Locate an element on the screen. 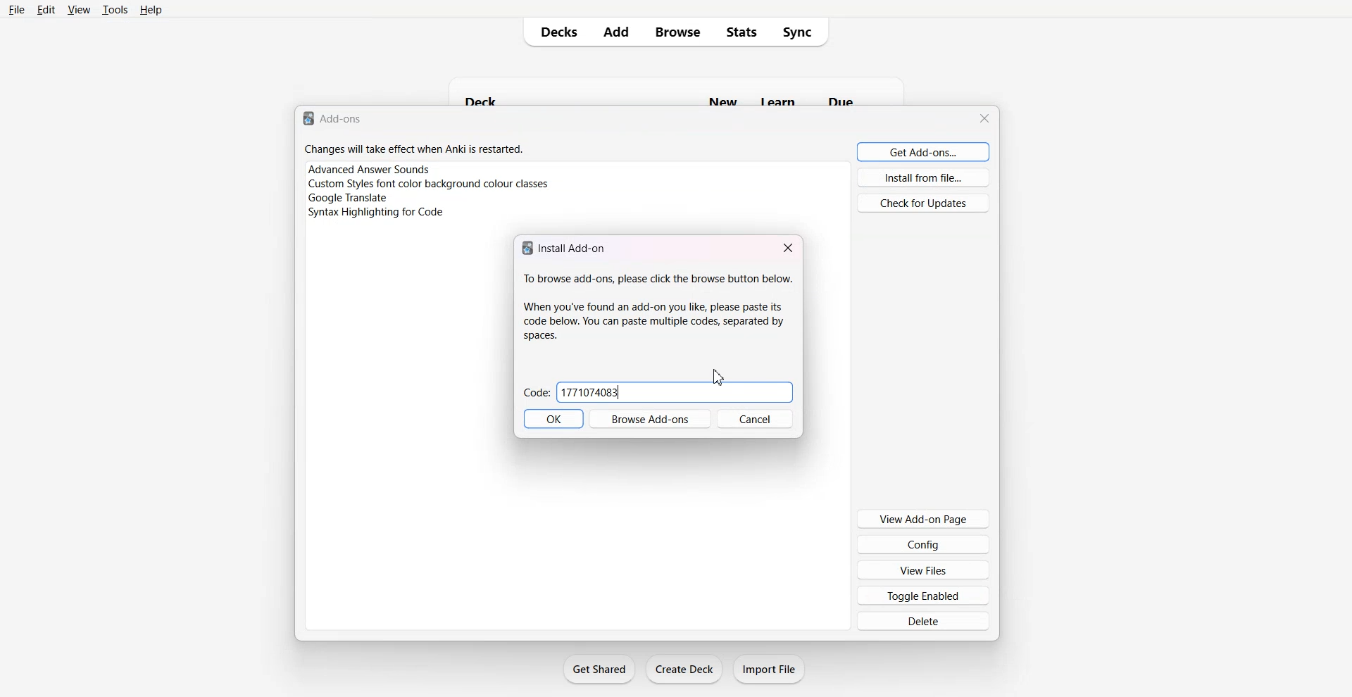 This screenshot has height=697, width=1352. Delete is located at coordinates (922, 622).